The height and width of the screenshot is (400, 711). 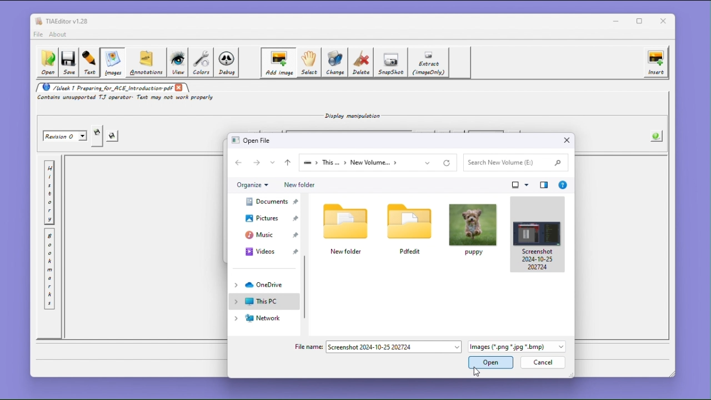 I want to click on History, so click(x=49, y=193).